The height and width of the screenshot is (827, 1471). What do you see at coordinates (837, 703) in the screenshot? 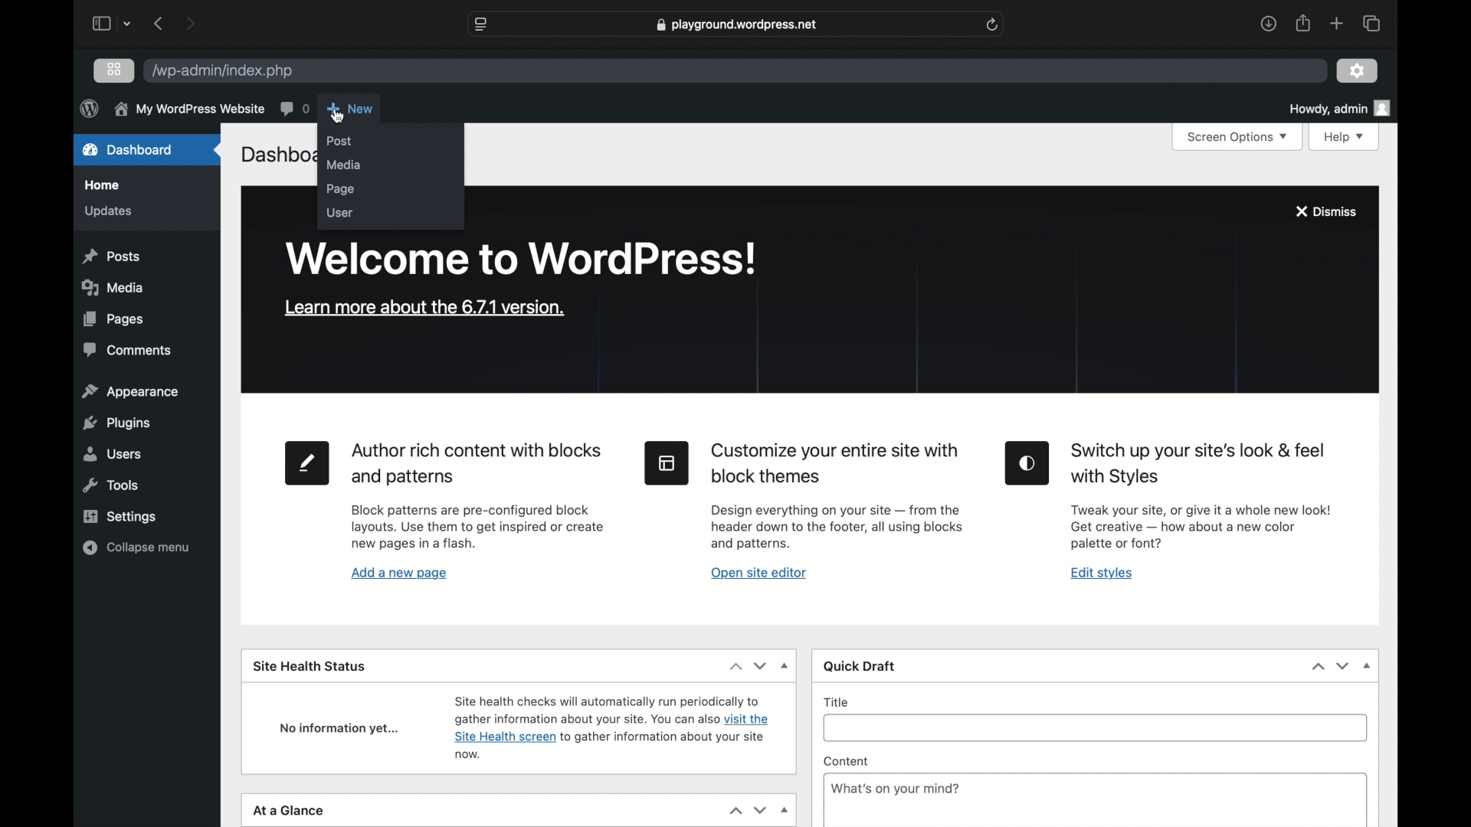
I see `title` at bounding box center [837, 703].